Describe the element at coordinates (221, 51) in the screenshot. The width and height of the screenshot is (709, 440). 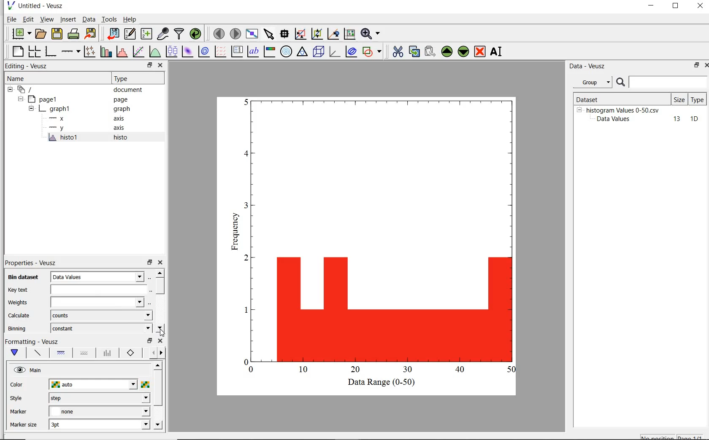
I see `plot a vector field` at that location.